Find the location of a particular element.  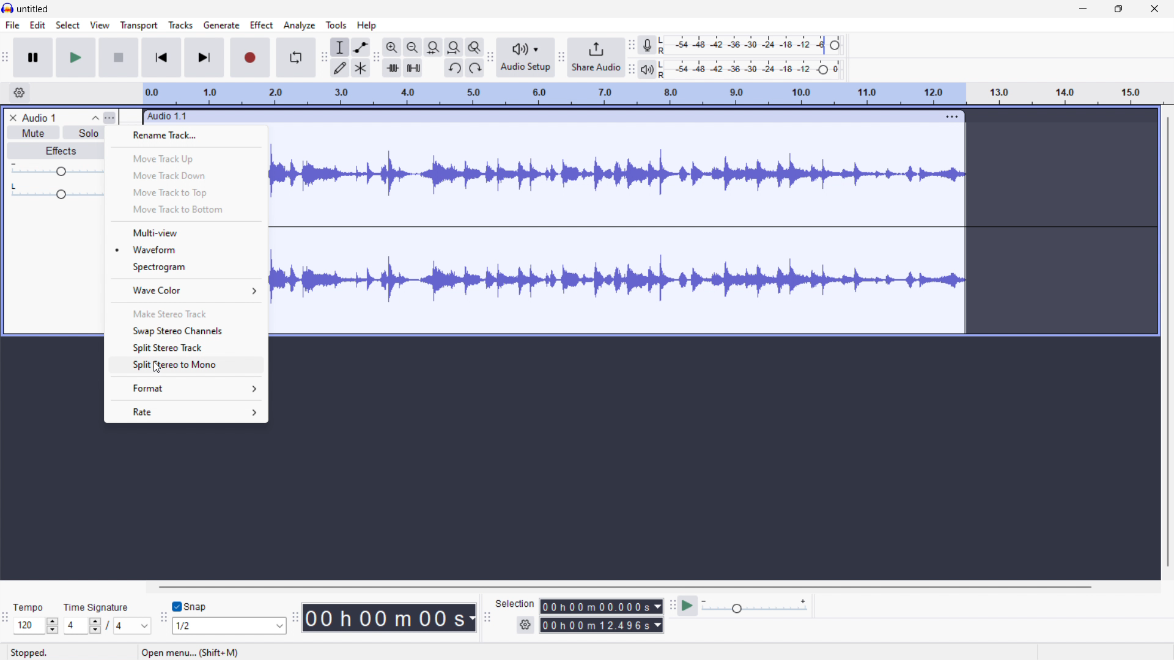

multi-view is located at coordinates (186, 232).